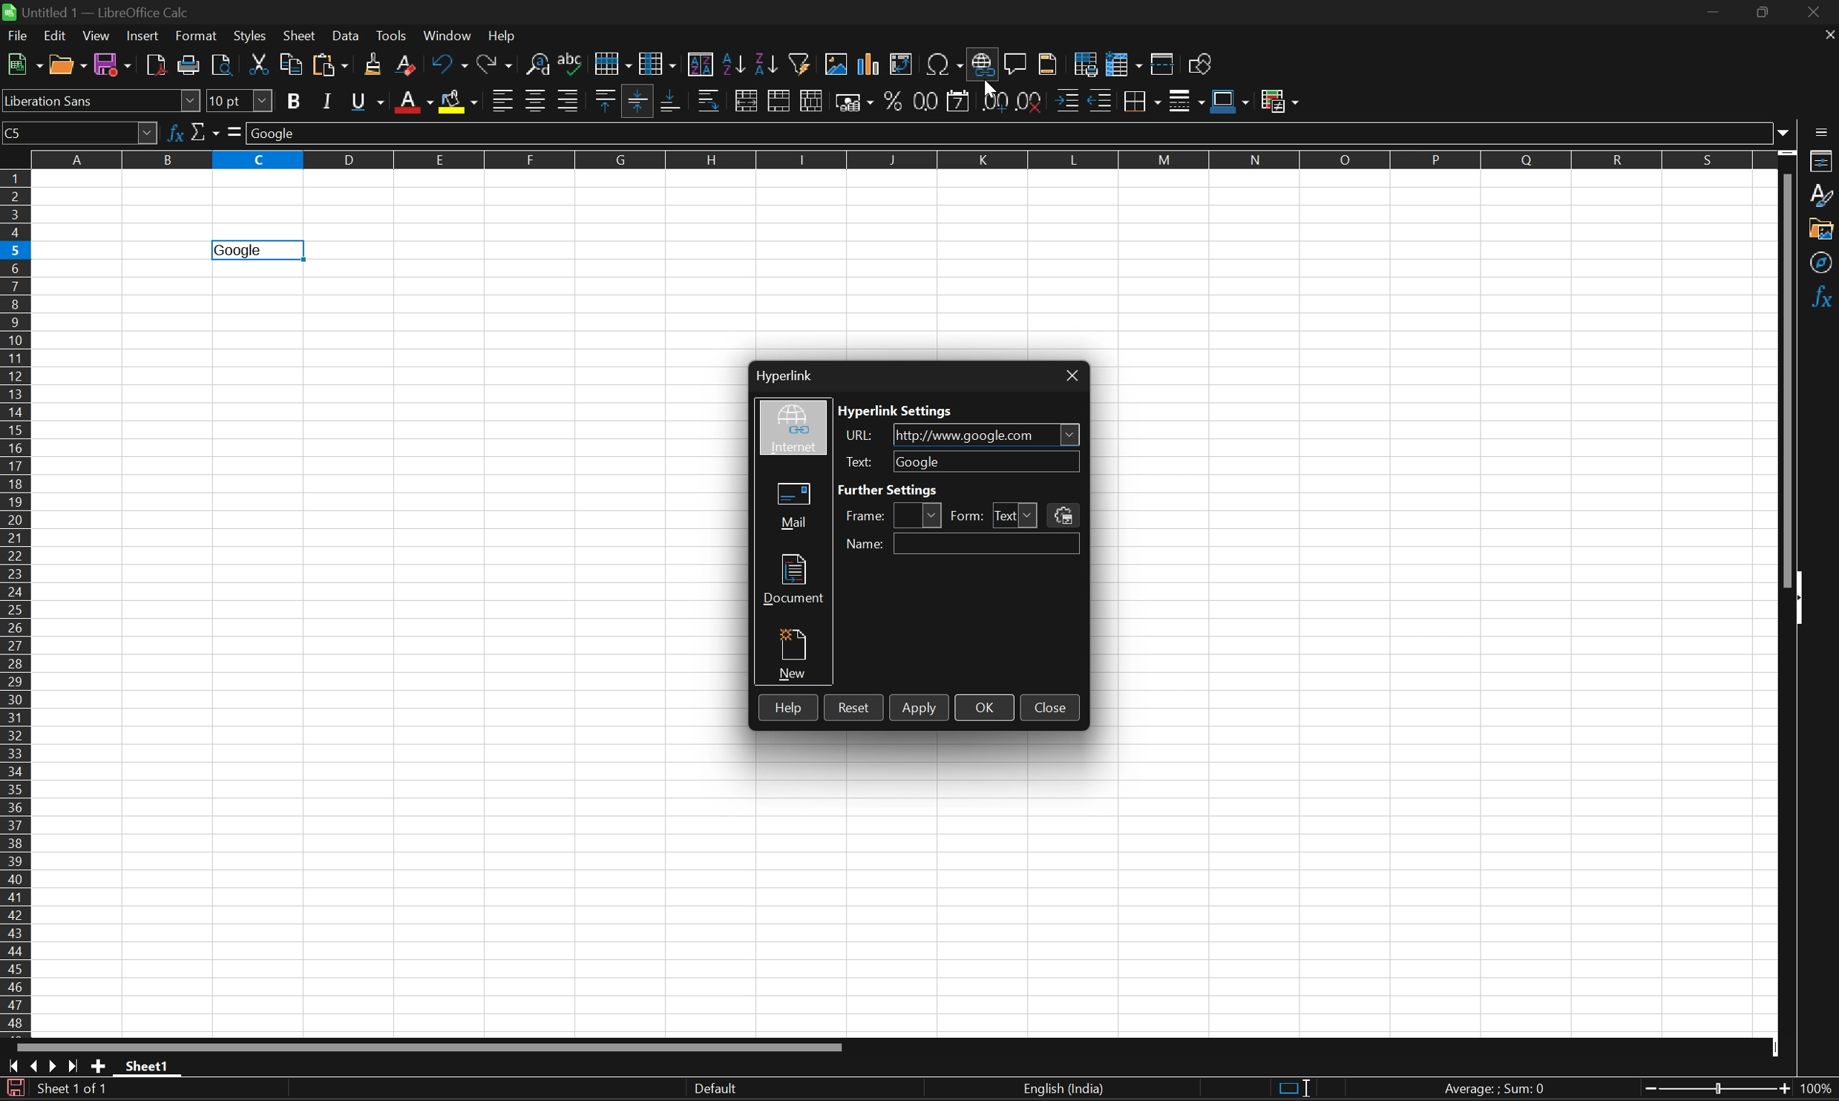  What do you see at coordinates (50, 1067) in the screenshot?
I see `Scroll to next sheet` at bounding box center [50, 1067].